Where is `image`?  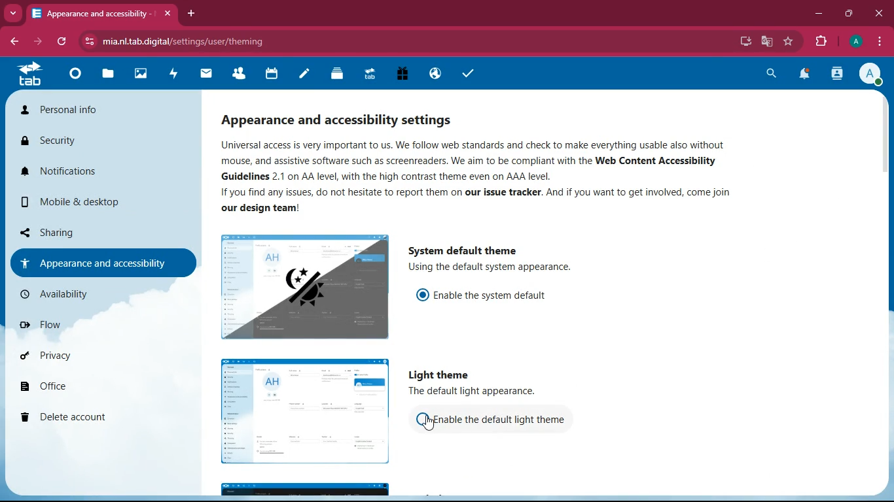
image is located at coordinates (306, 488).